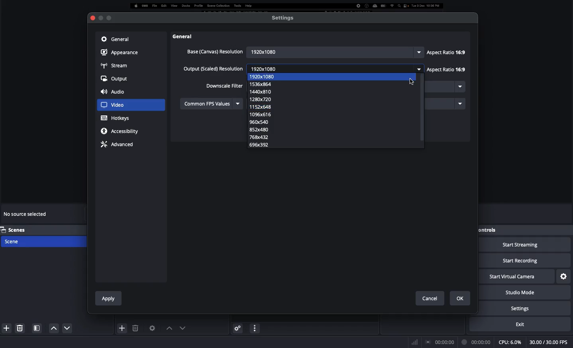 Image resolution: width=573 pixels, height=348 pixels. I want to click on General, so click(114, 39).